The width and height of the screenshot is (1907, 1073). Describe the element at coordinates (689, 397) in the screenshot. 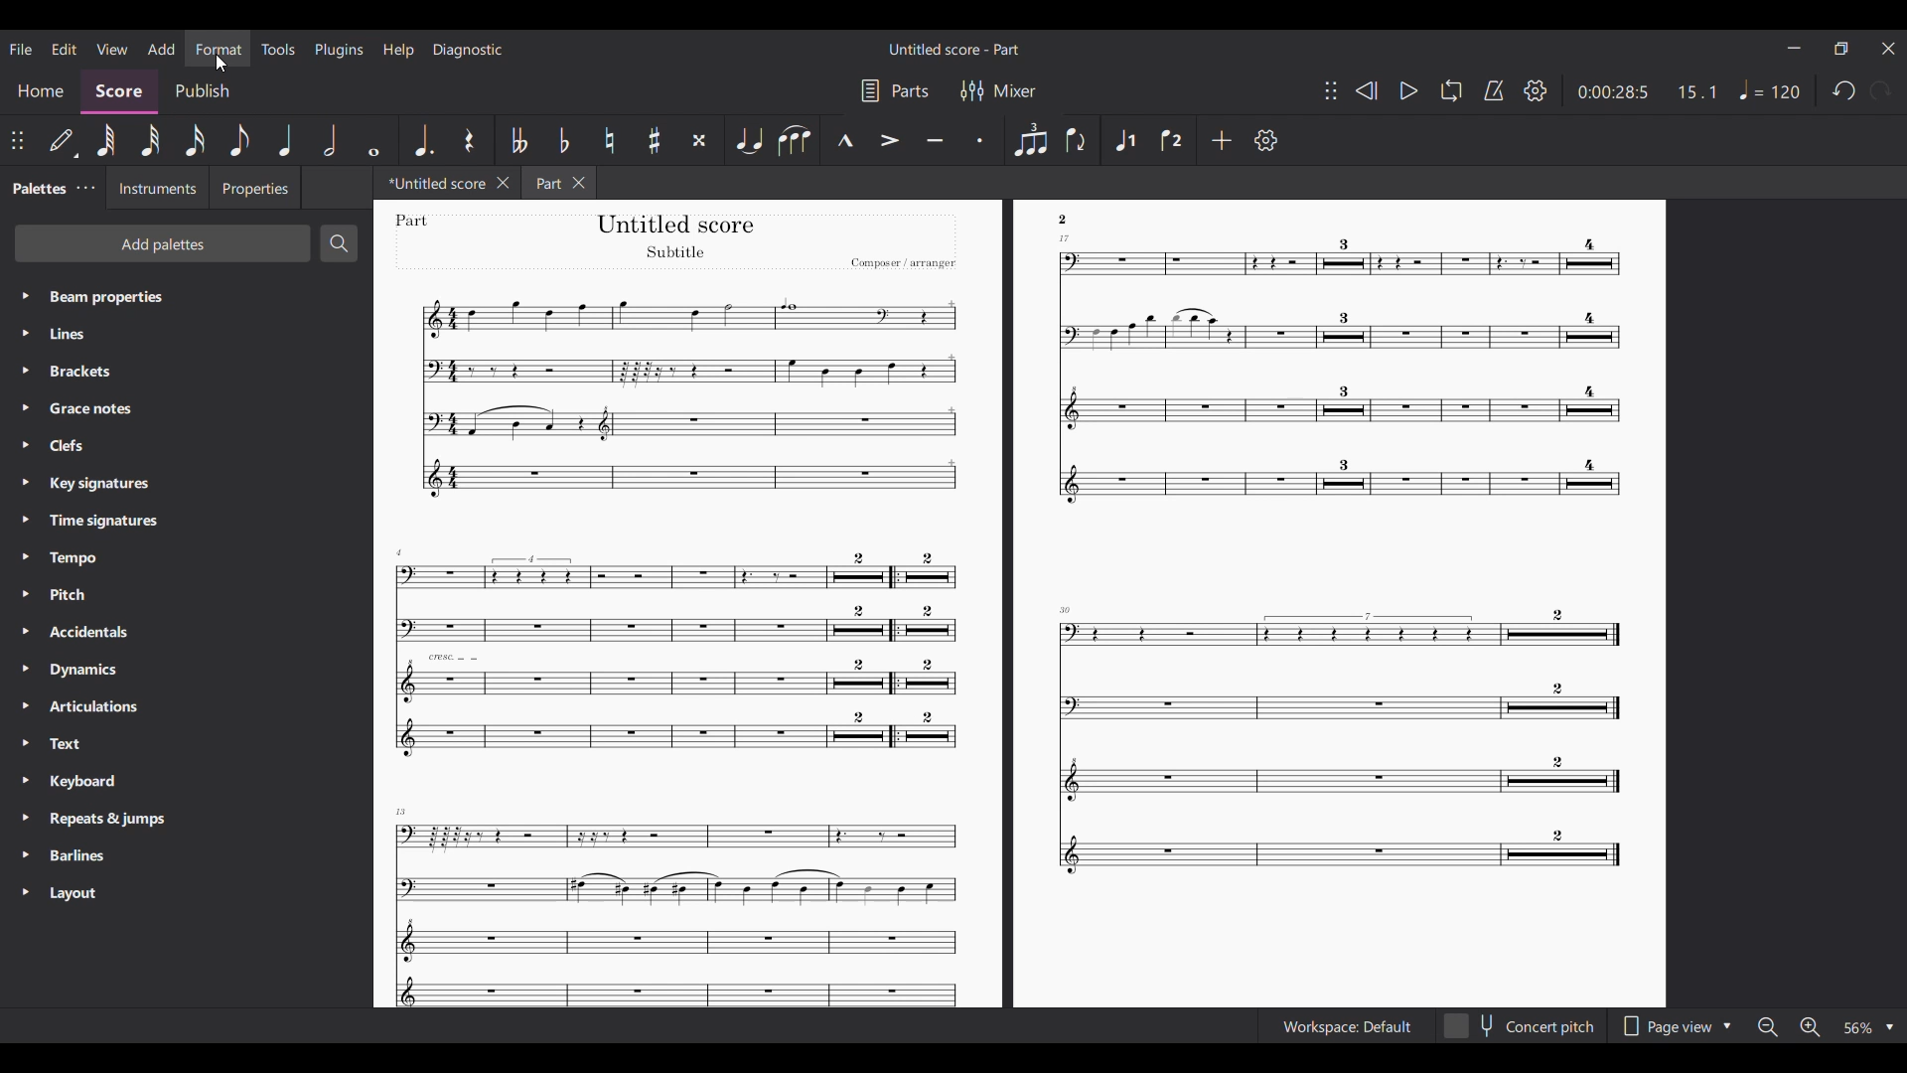

I see `` at that location.